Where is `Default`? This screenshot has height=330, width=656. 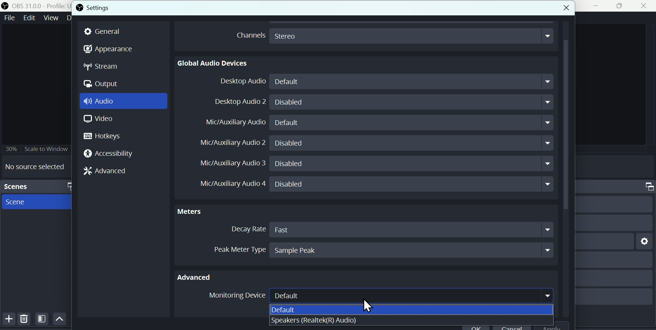
Default is located at coordinates (300, 310).